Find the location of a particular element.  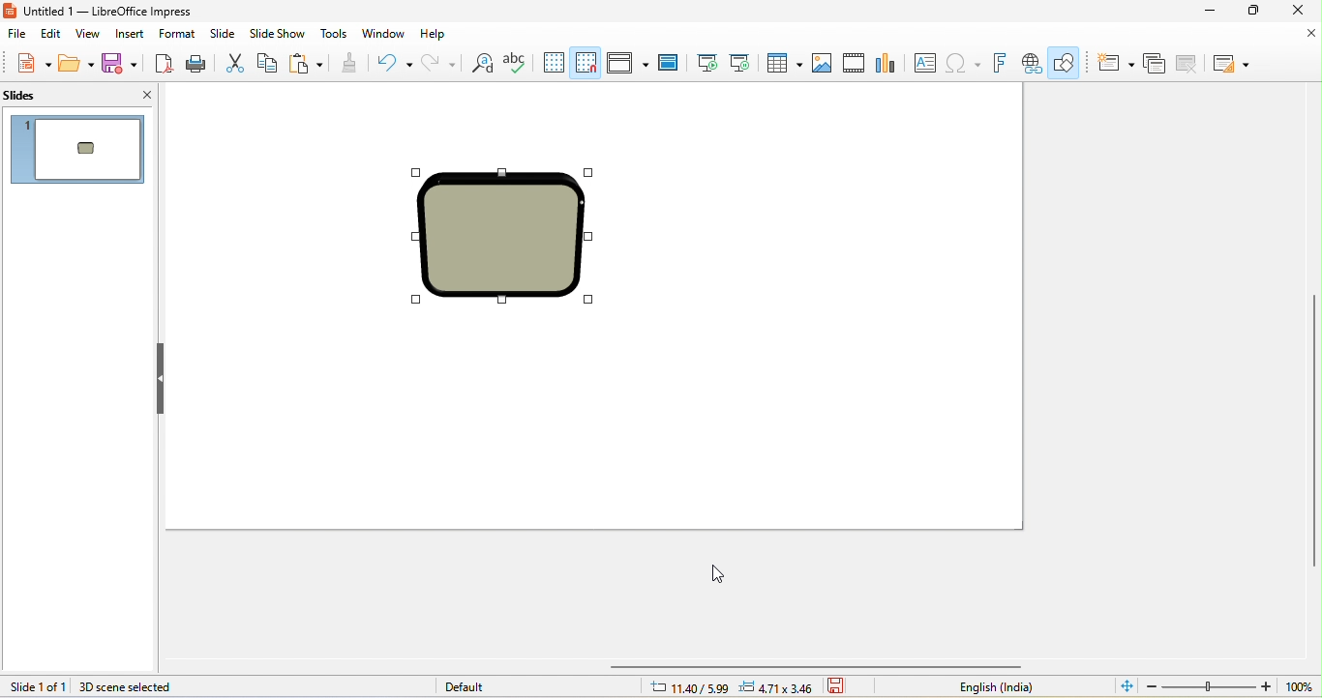

chart is located at coordinates (893, 63).